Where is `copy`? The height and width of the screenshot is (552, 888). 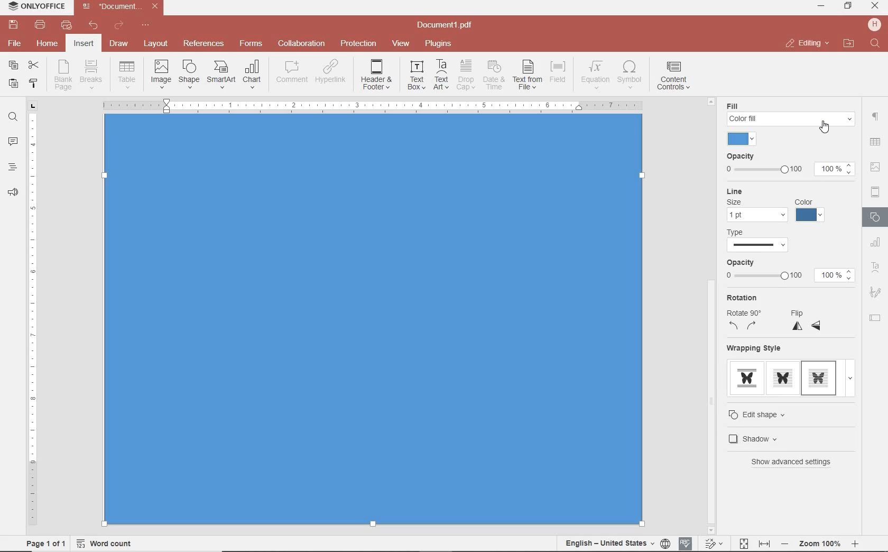 copy is located at coordinates (13, 66).